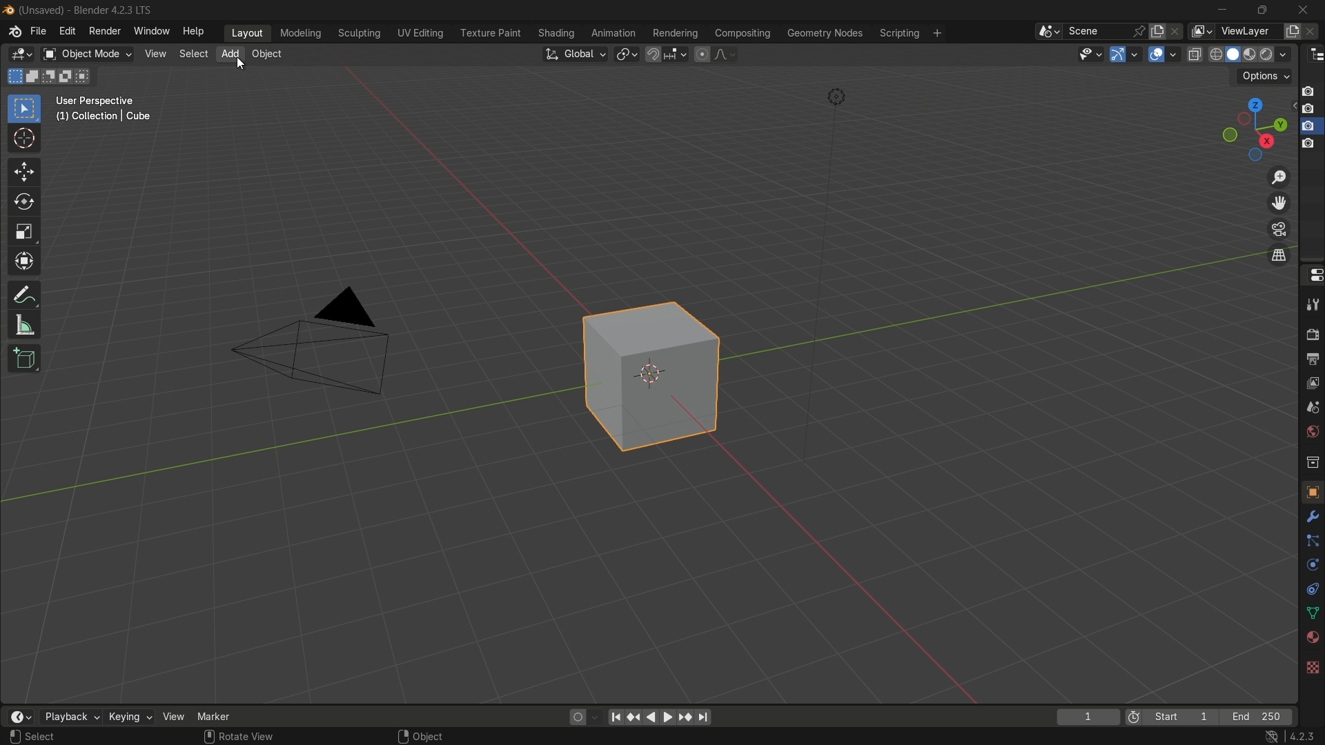  What do you see at coordinates (266, 54) in the screenshot?
I see `object` at bounding box center [266, 54].